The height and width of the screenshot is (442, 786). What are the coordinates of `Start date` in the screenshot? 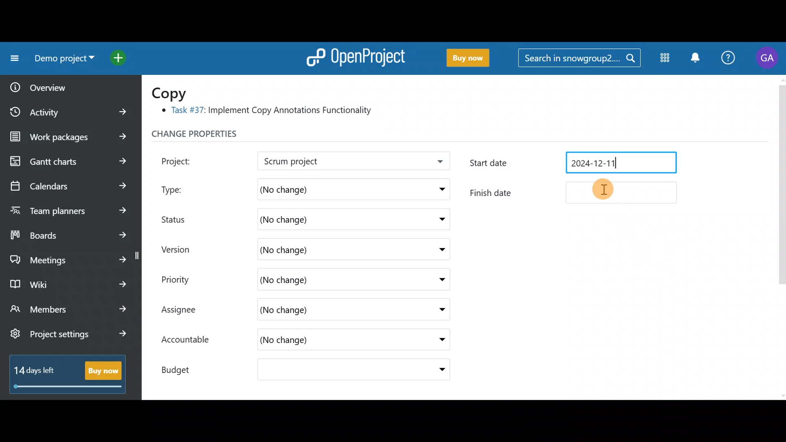 It's located at (503, 164).